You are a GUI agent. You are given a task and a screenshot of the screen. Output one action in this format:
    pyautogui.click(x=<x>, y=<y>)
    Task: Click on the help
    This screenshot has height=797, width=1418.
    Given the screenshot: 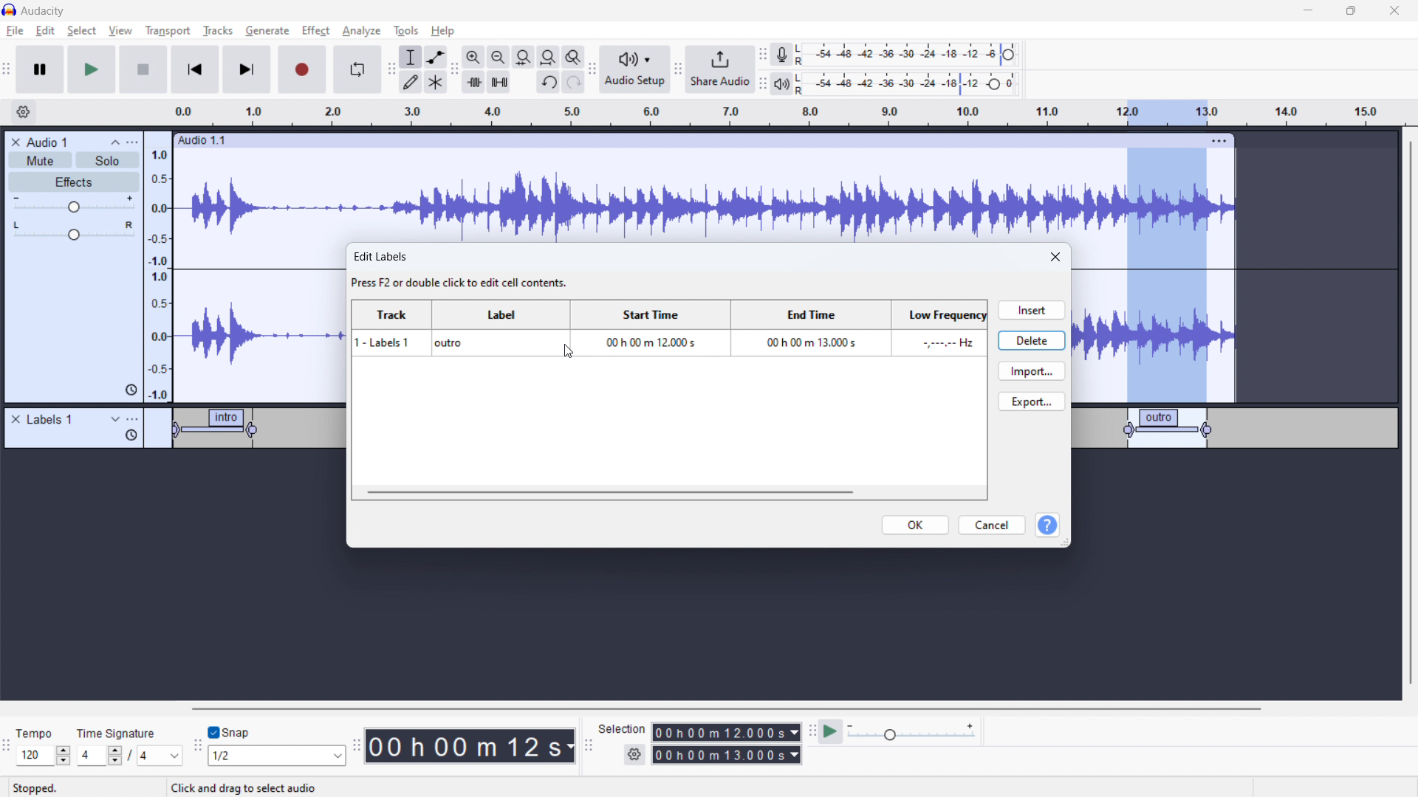 What is the action you would take?
    pyautogui.click(x=445, y=31)
    